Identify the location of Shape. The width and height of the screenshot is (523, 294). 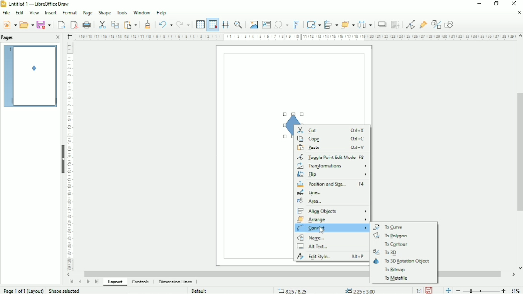
(104, 12).